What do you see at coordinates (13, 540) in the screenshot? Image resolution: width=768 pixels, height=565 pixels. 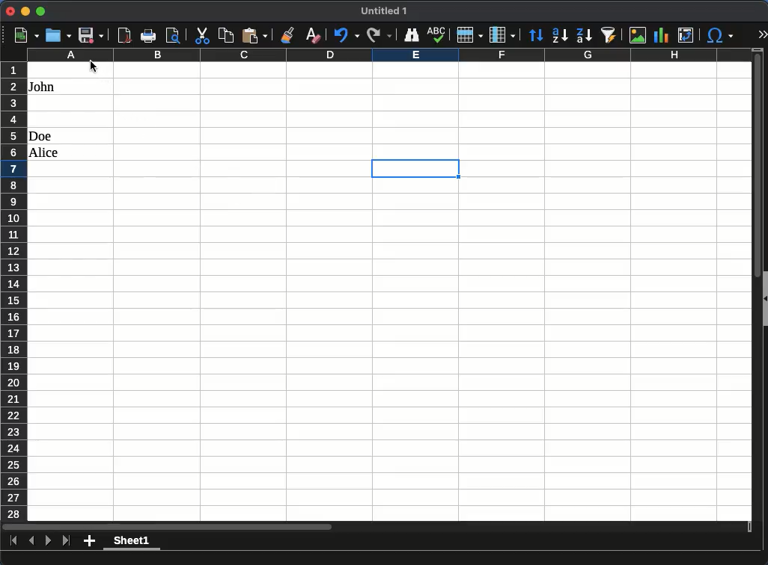 I see `first sheet` at bounding box center [13, 540].